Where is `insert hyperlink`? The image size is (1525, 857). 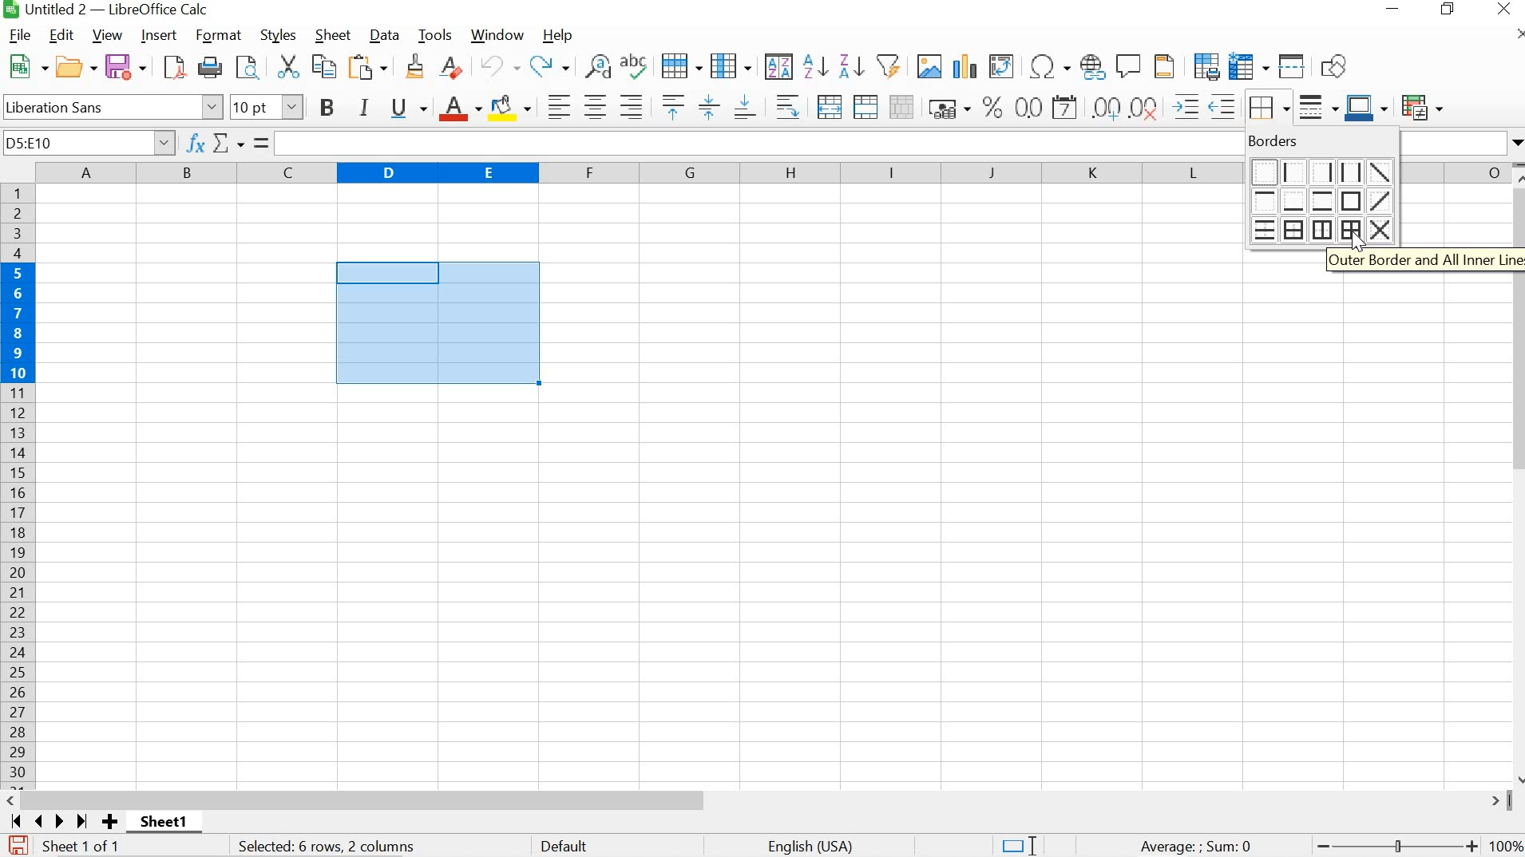
insert hyperlink is located at coordinates (1093, 66).